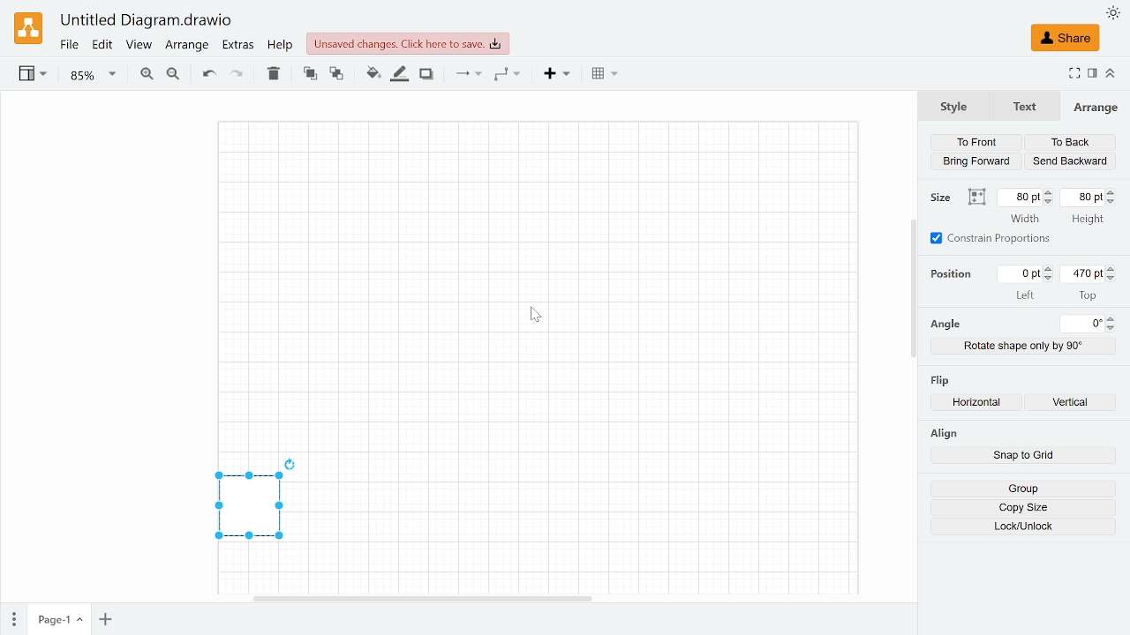  What do you see at coordinates (1021, 197) in the screenshot?
I see `Current width` at bounding box center [1021, 197].